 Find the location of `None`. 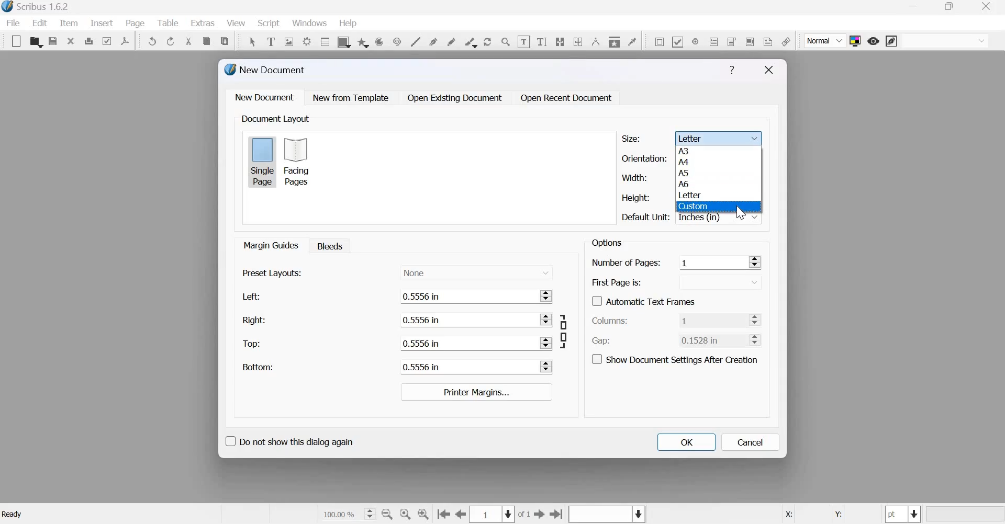

None is located at coordinates (476, 271).